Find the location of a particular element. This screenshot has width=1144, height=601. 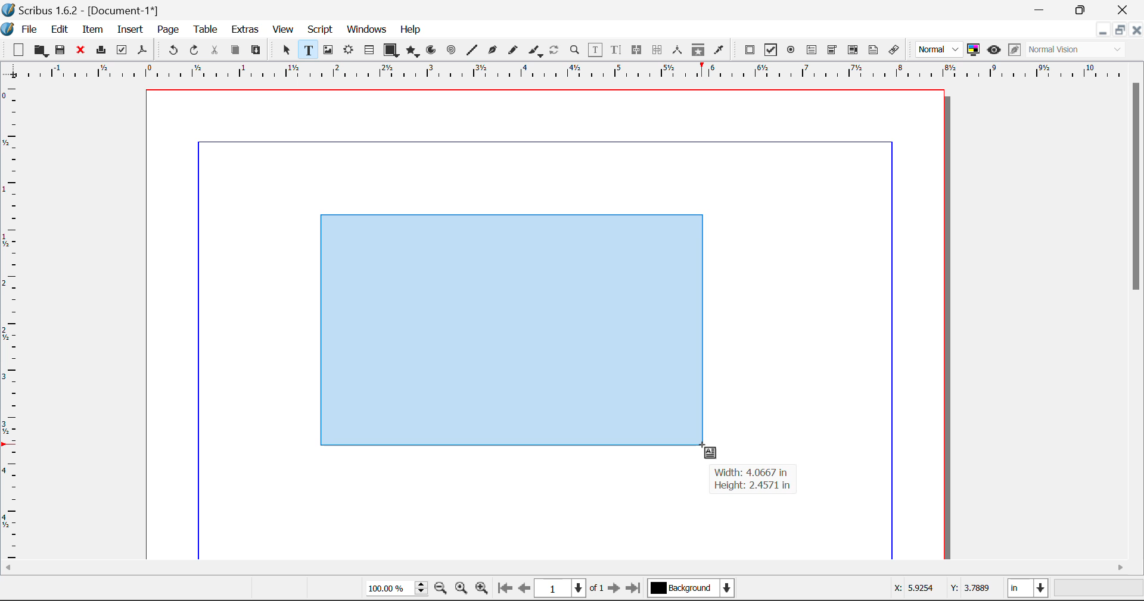

Freehand Line is located at coordinates (512, 51).